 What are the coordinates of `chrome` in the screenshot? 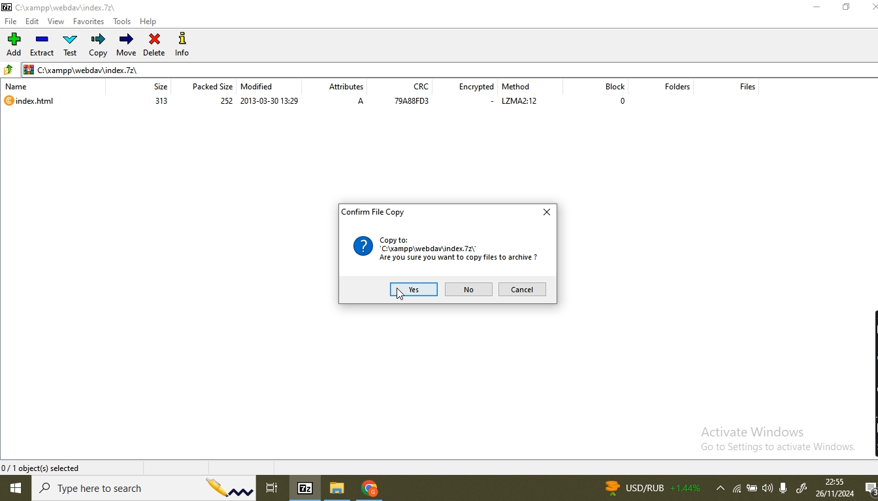 It's located at (369, 490).